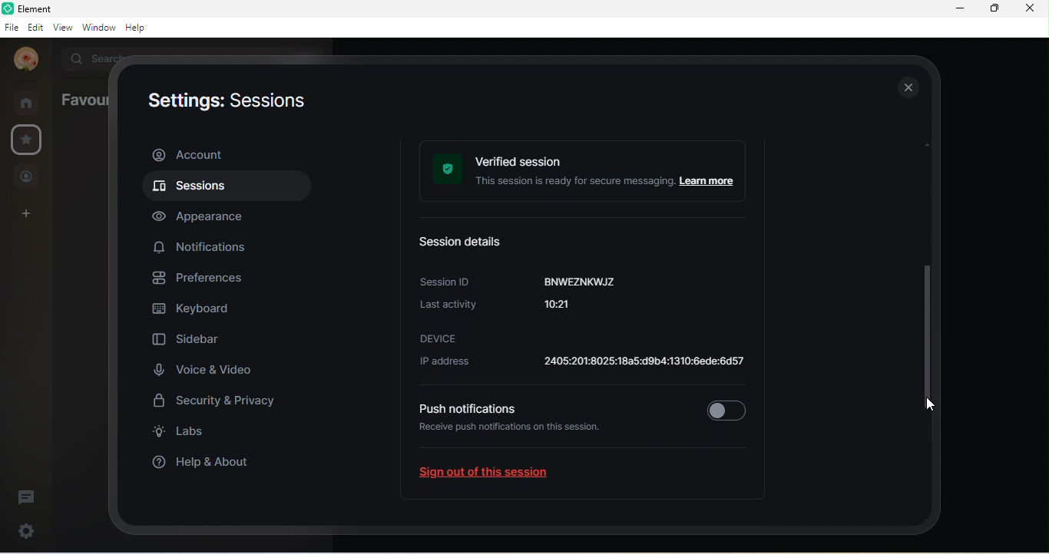  What do you see at coordinates (204, 369) in the screenshot?
I see `voice and video` at bounding box center [204, 369].